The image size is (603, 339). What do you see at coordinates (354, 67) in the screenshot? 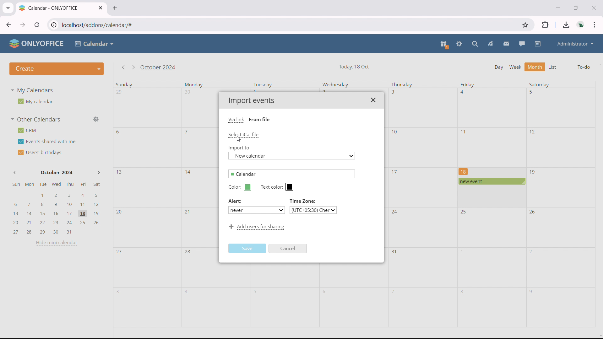
I see `Today, 18 Oct` at bounding box center [354, 67].